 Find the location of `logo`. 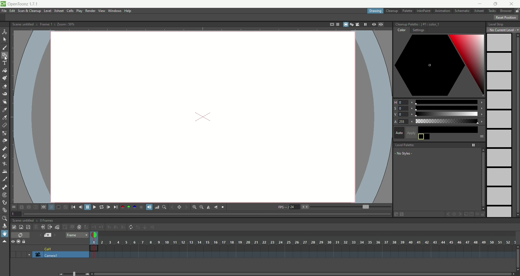

logo is located at coordinates (3, 4).